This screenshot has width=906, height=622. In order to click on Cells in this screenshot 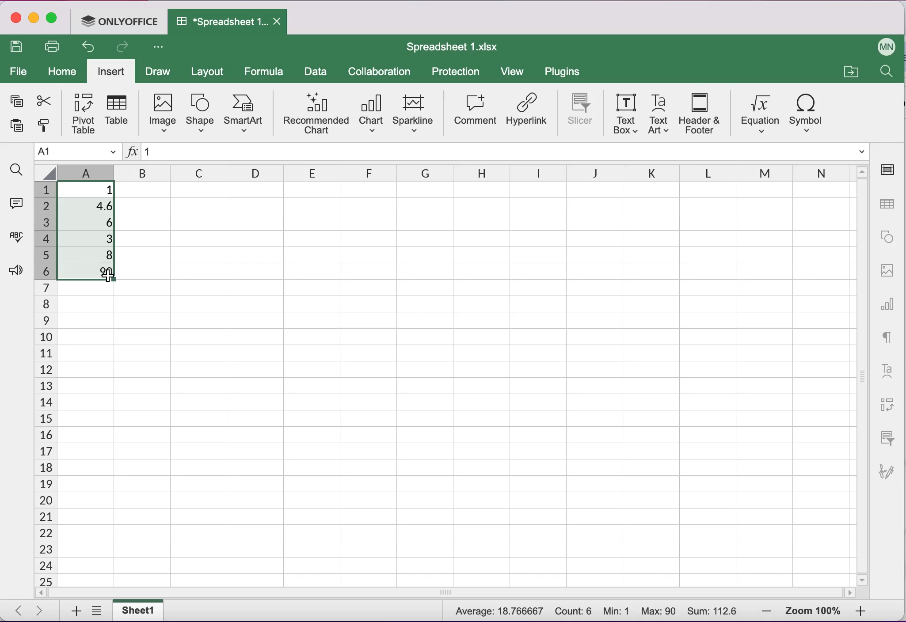, I will do `click(491, 385)`.